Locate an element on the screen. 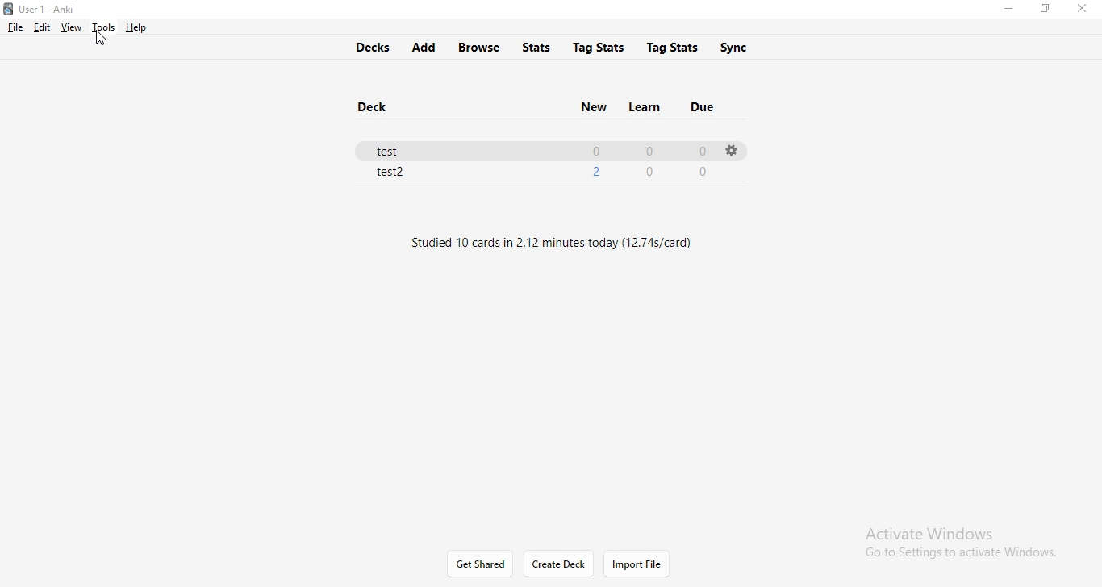   is located at coordinates (733, 151).